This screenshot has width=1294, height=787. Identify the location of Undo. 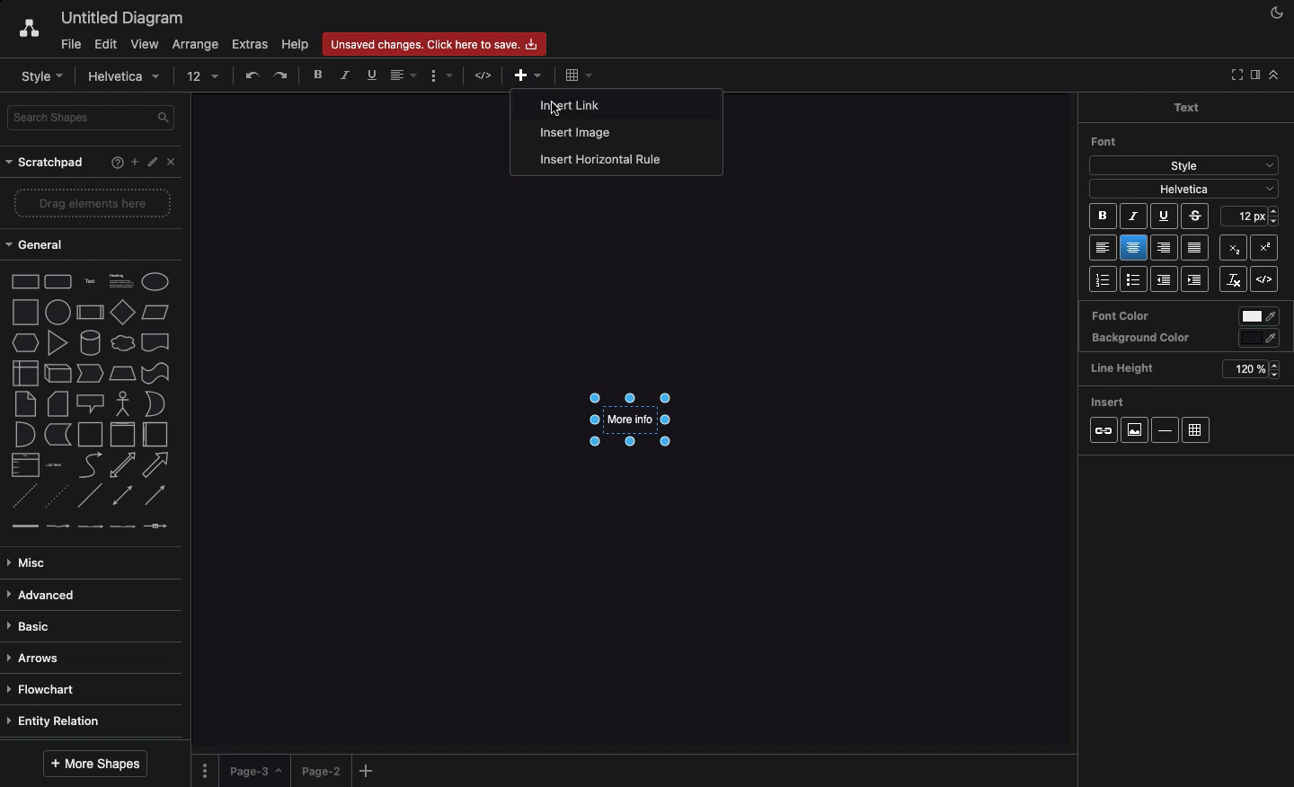
(252, 75).